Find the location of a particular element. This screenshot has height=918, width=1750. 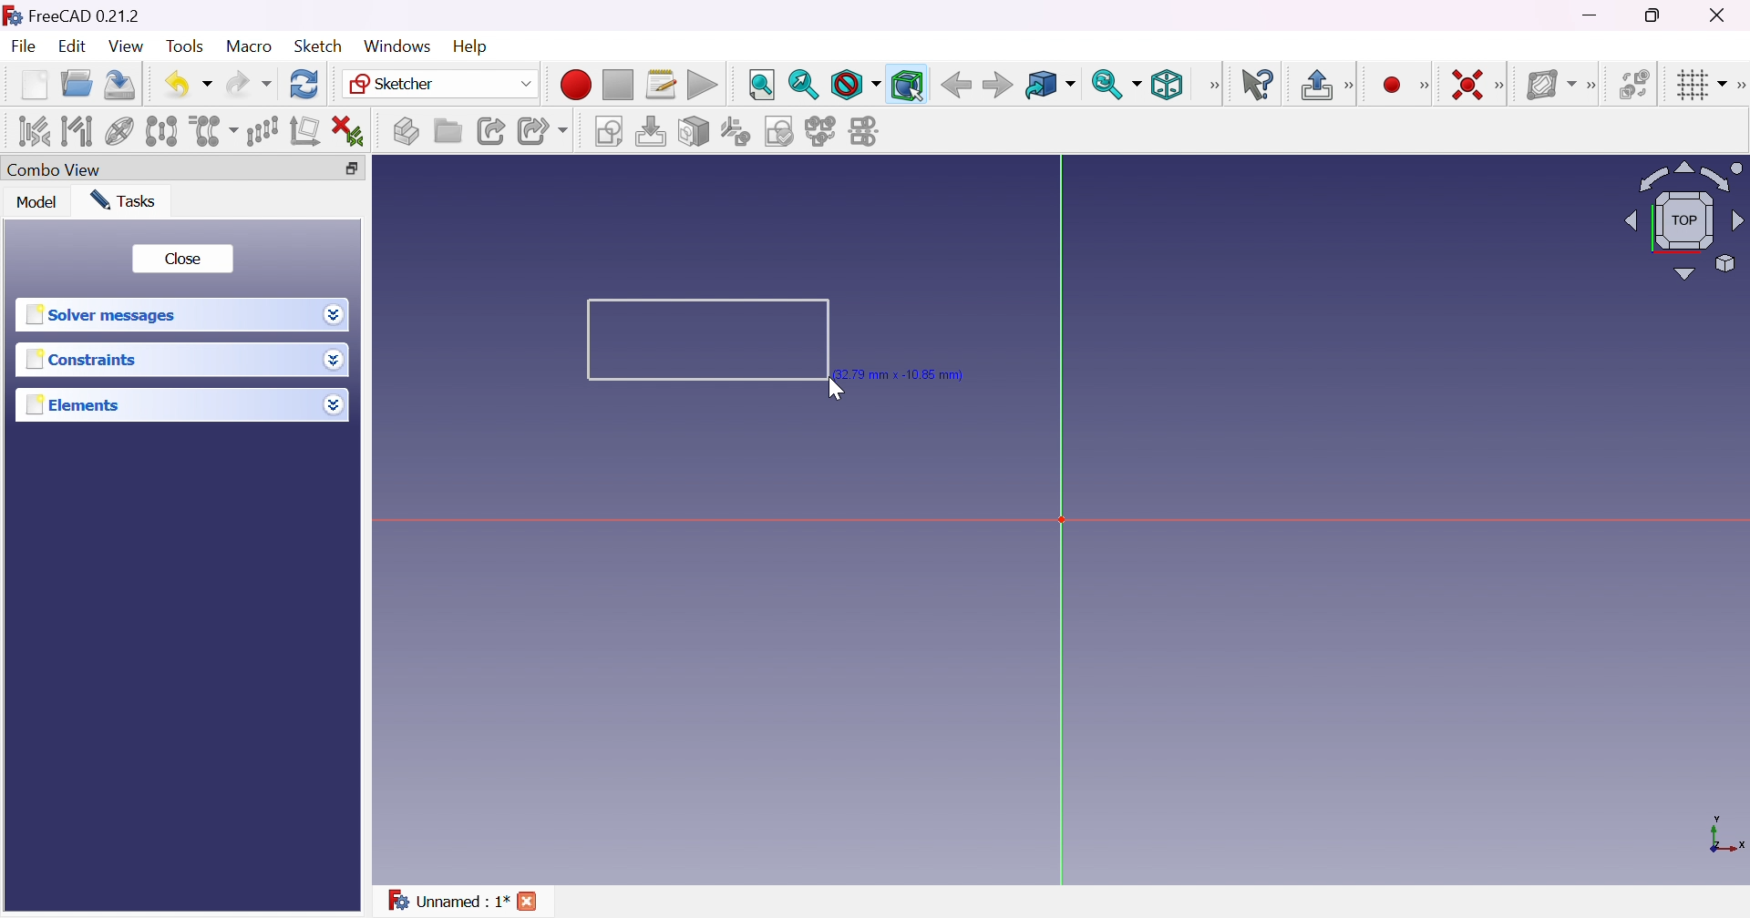

Undo is located at coordinates (189, 87).